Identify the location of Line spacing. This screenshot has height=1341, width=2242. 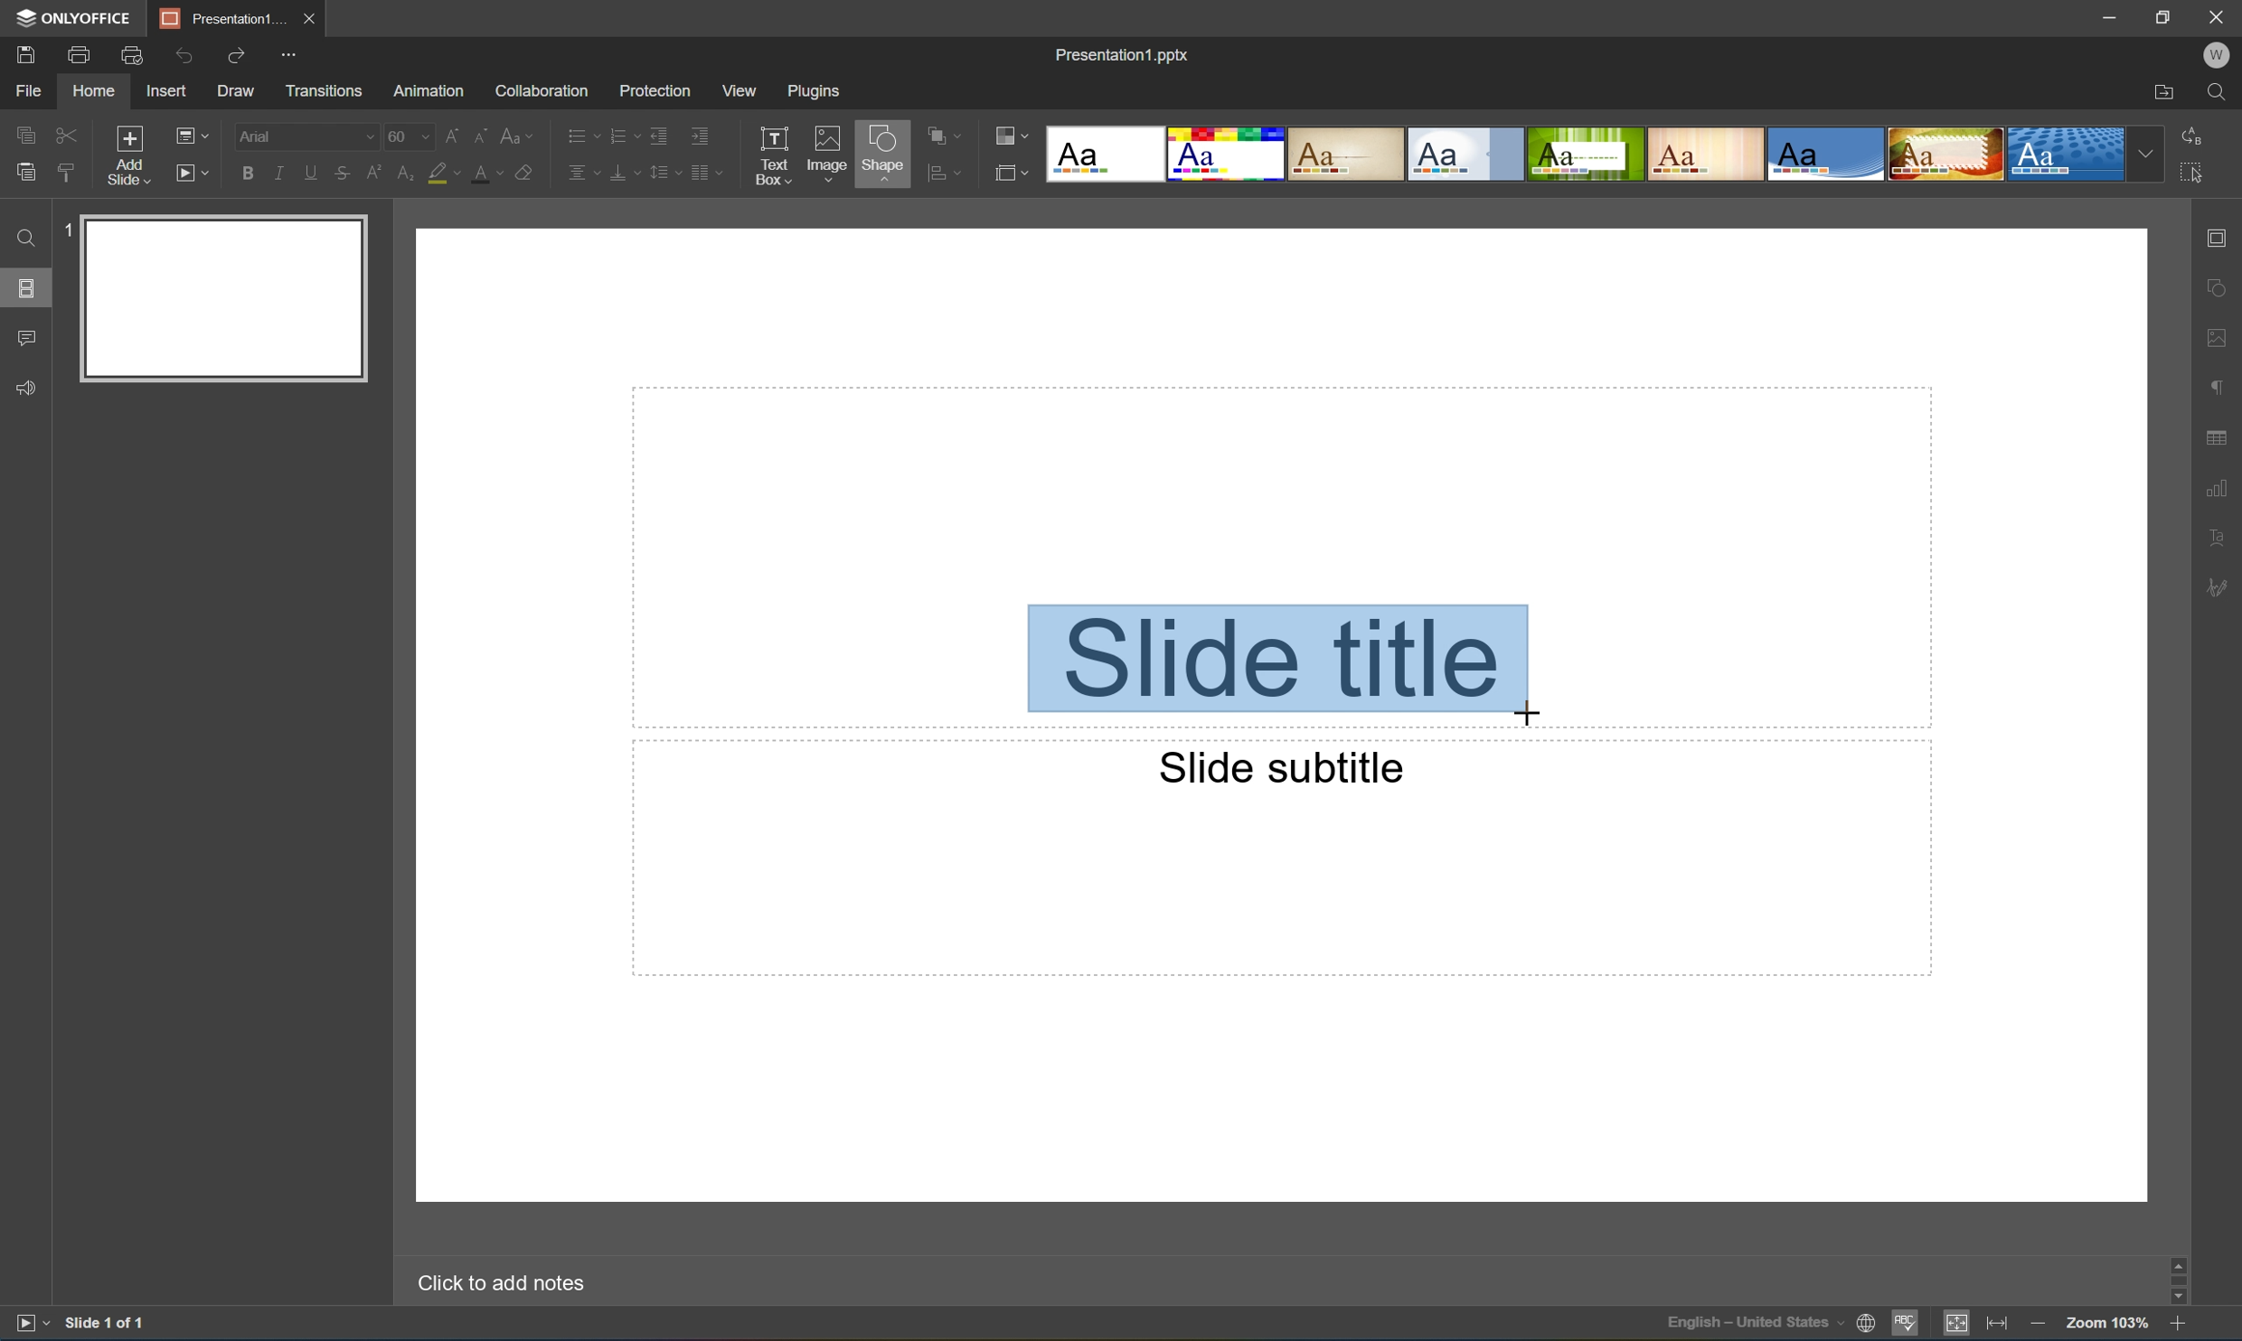
(663, 173).